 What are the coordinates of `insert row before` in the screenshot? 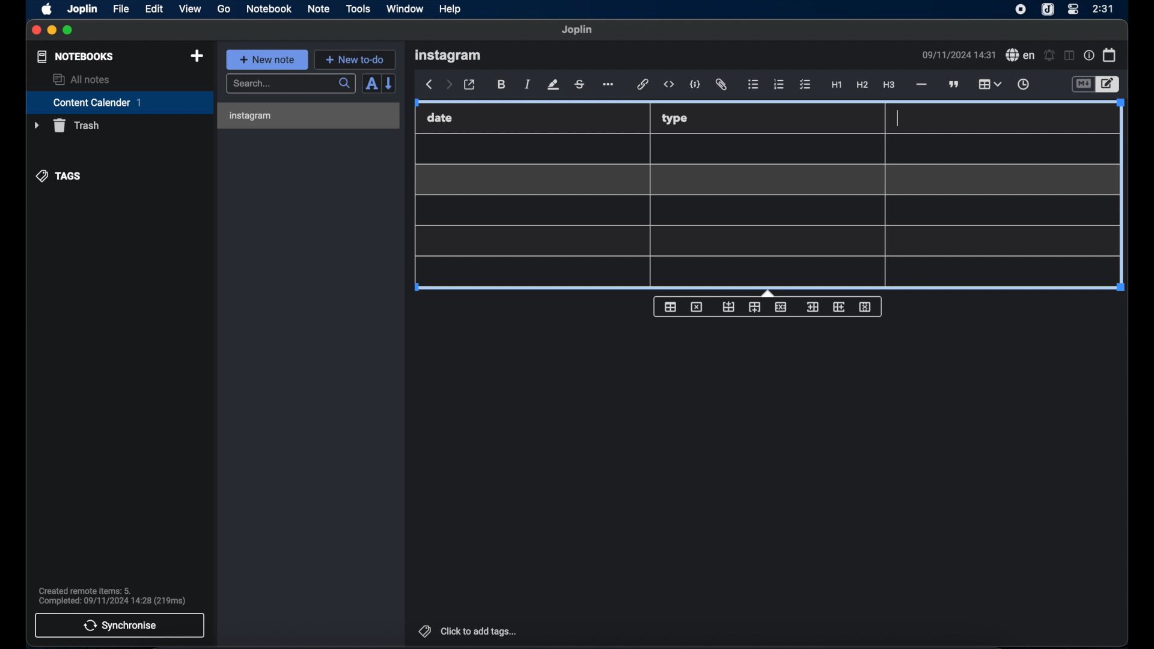 It's located at (728, 306).